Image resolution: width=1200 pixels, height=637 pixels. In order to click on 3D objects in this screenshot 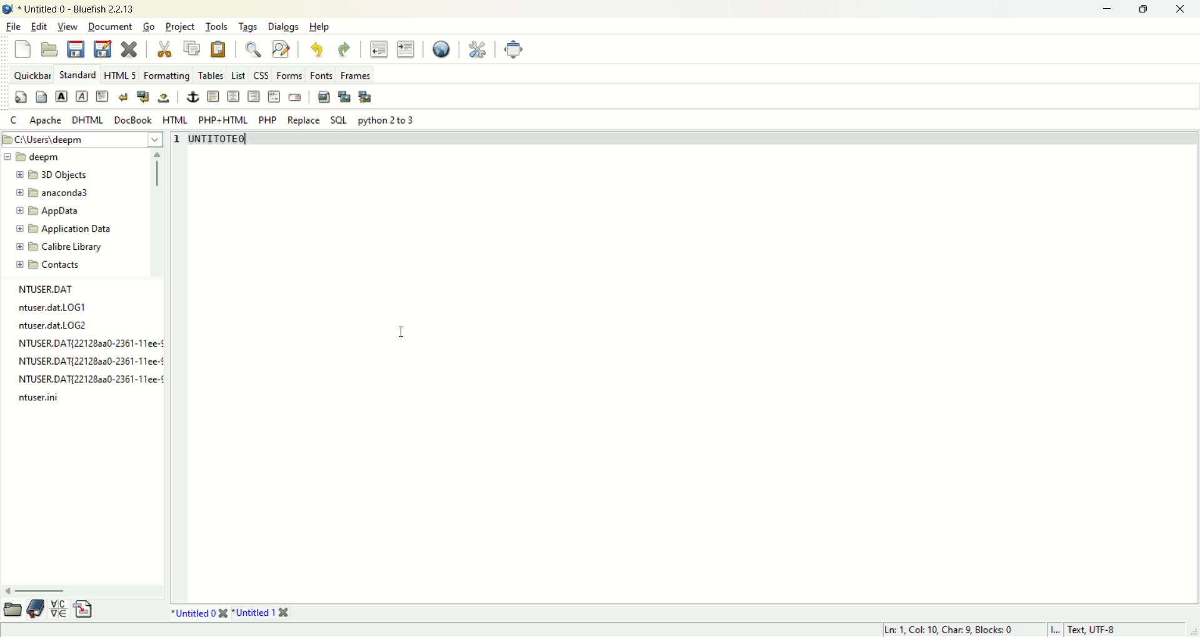, I will do `click(54, 175)`.